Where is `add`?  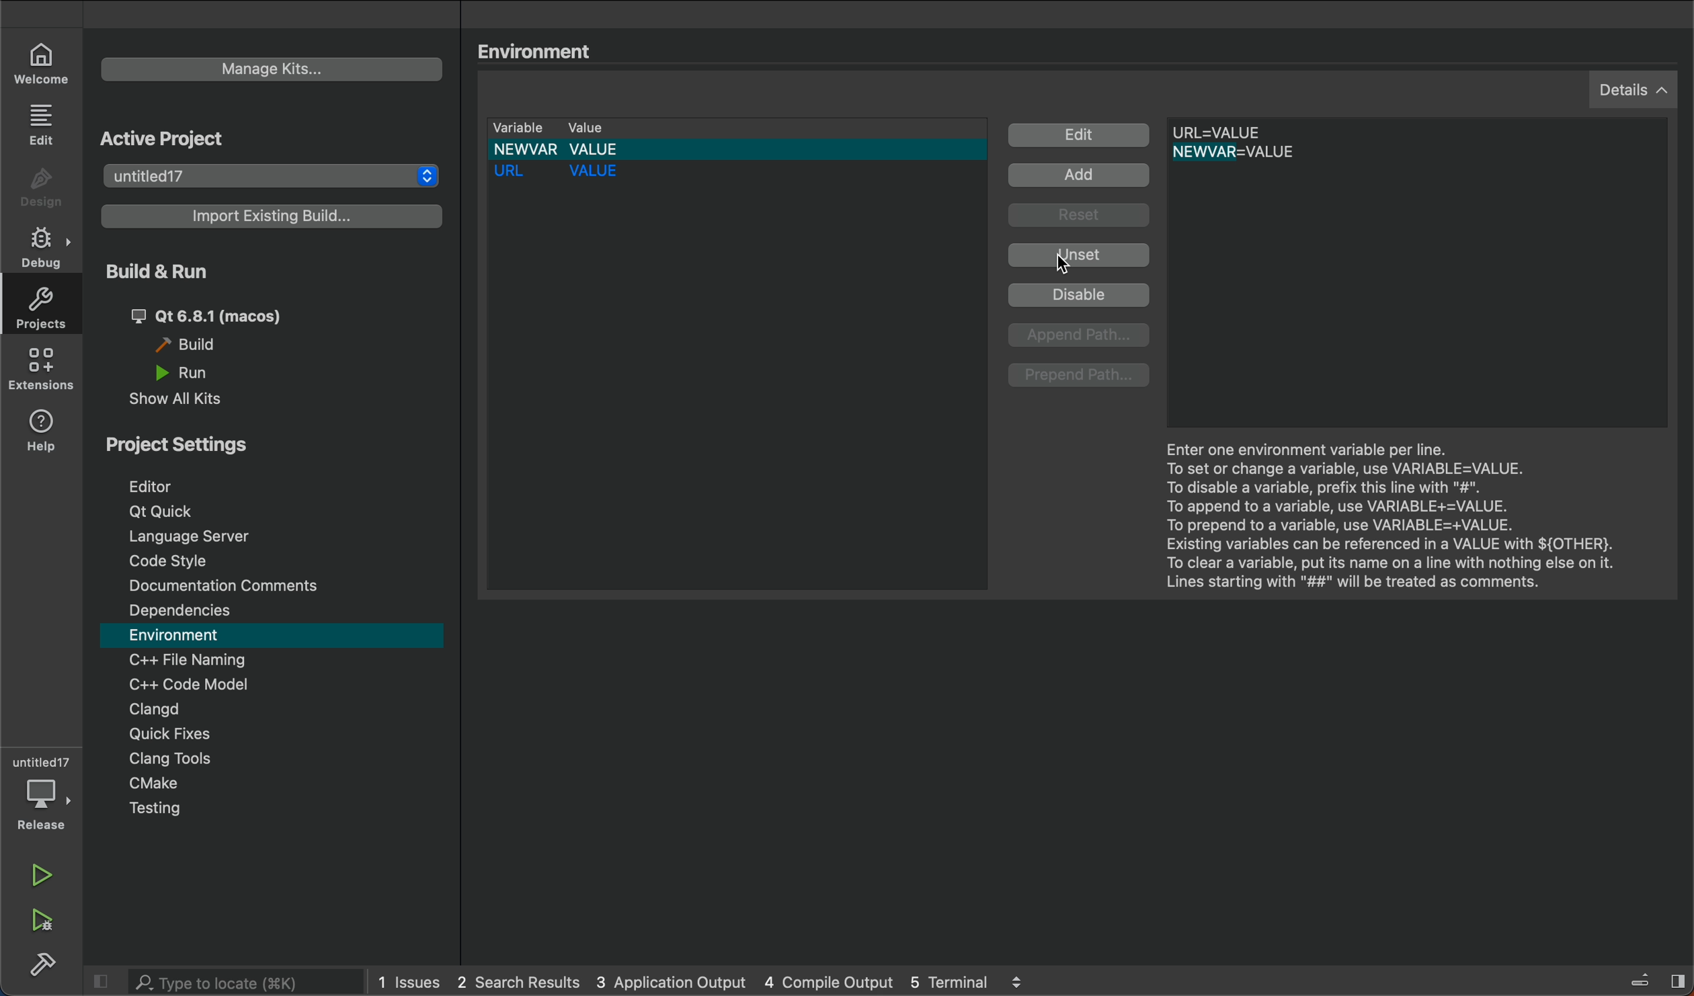
add is located at coordinates (1084, 176).